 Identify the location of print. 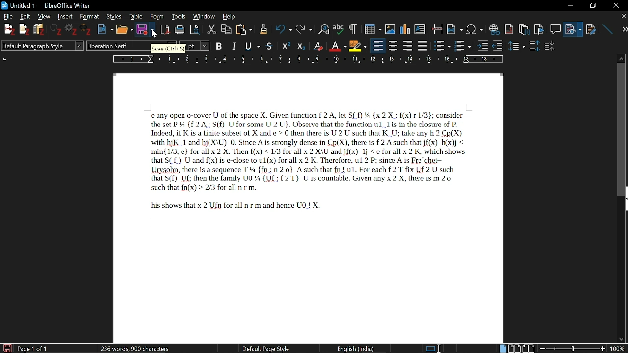
(180, 29).